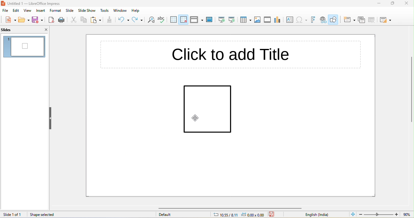 Image resolution: width=414 pixels, height=218 pixels. I want to click on file, so click(5, 11).